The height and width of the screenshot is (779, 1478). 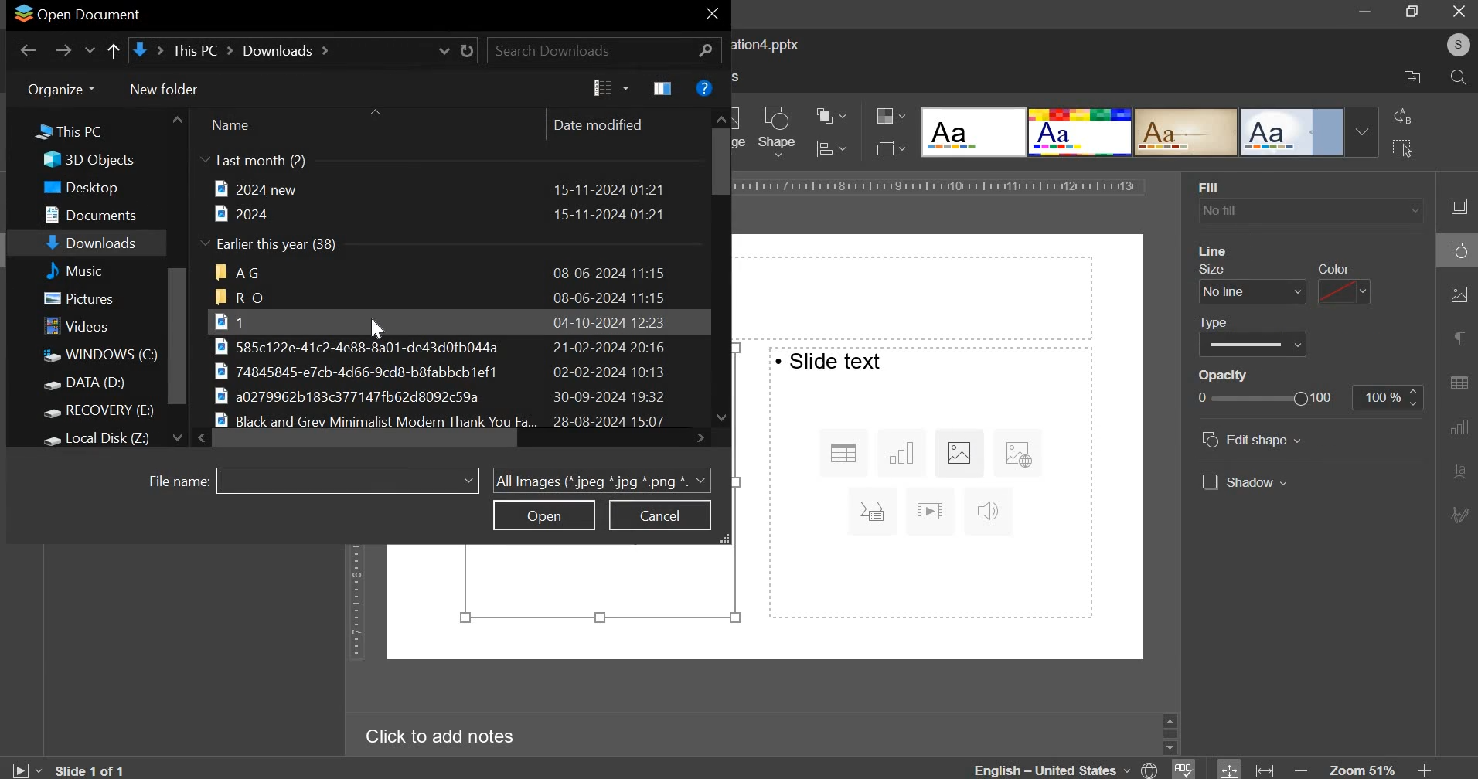 I want to click on slide show, so click(x=25, y=767).